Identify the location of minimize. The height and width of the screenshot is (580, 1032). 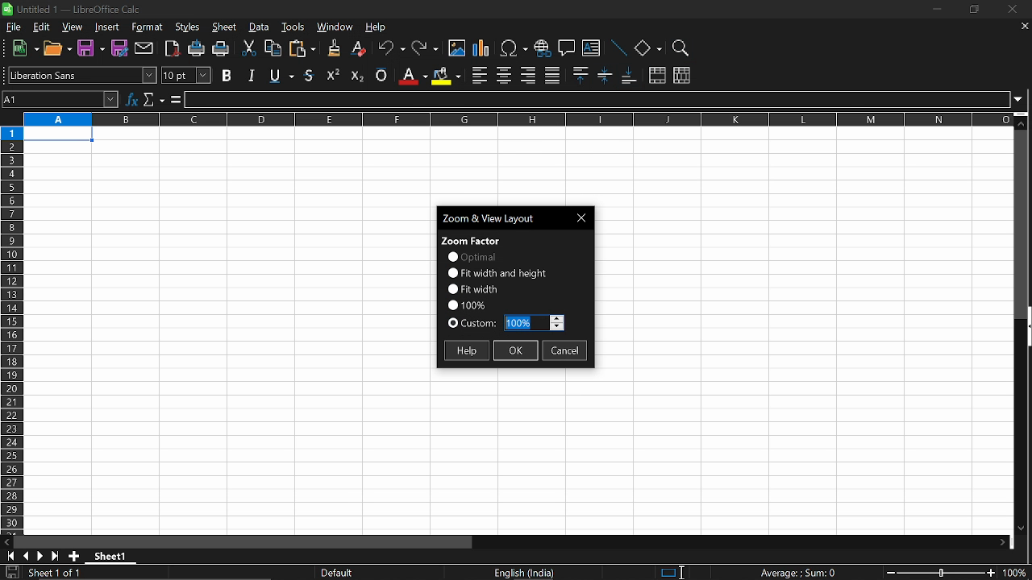
(935, 9).